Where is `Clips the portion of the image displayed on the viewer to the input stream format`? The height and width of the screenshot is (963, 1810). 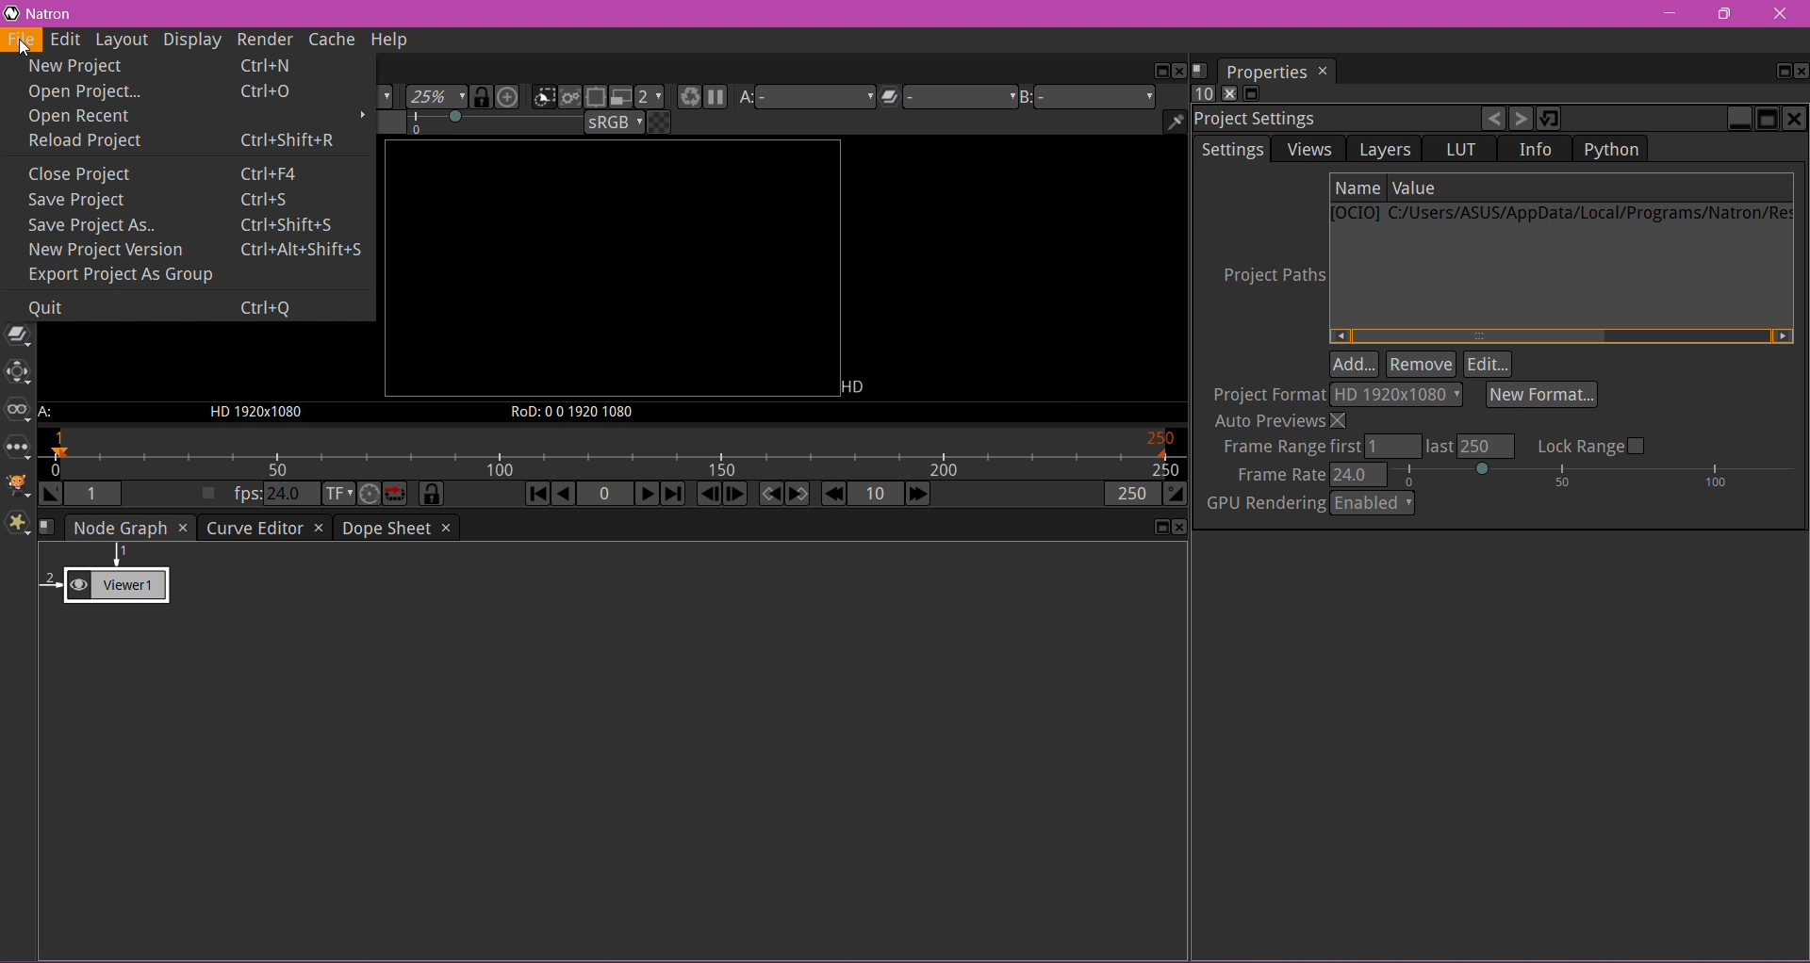 Clips the portion of the image displayed on the viewer to the input stream format is located at coordinates (544, 98).